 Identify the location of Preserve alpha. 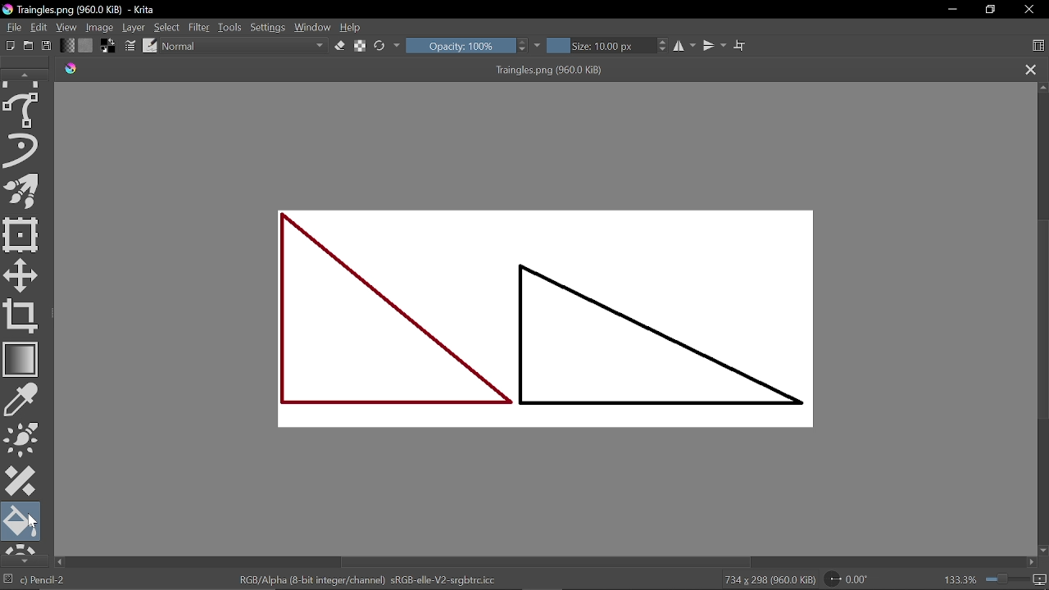
(360, 48).